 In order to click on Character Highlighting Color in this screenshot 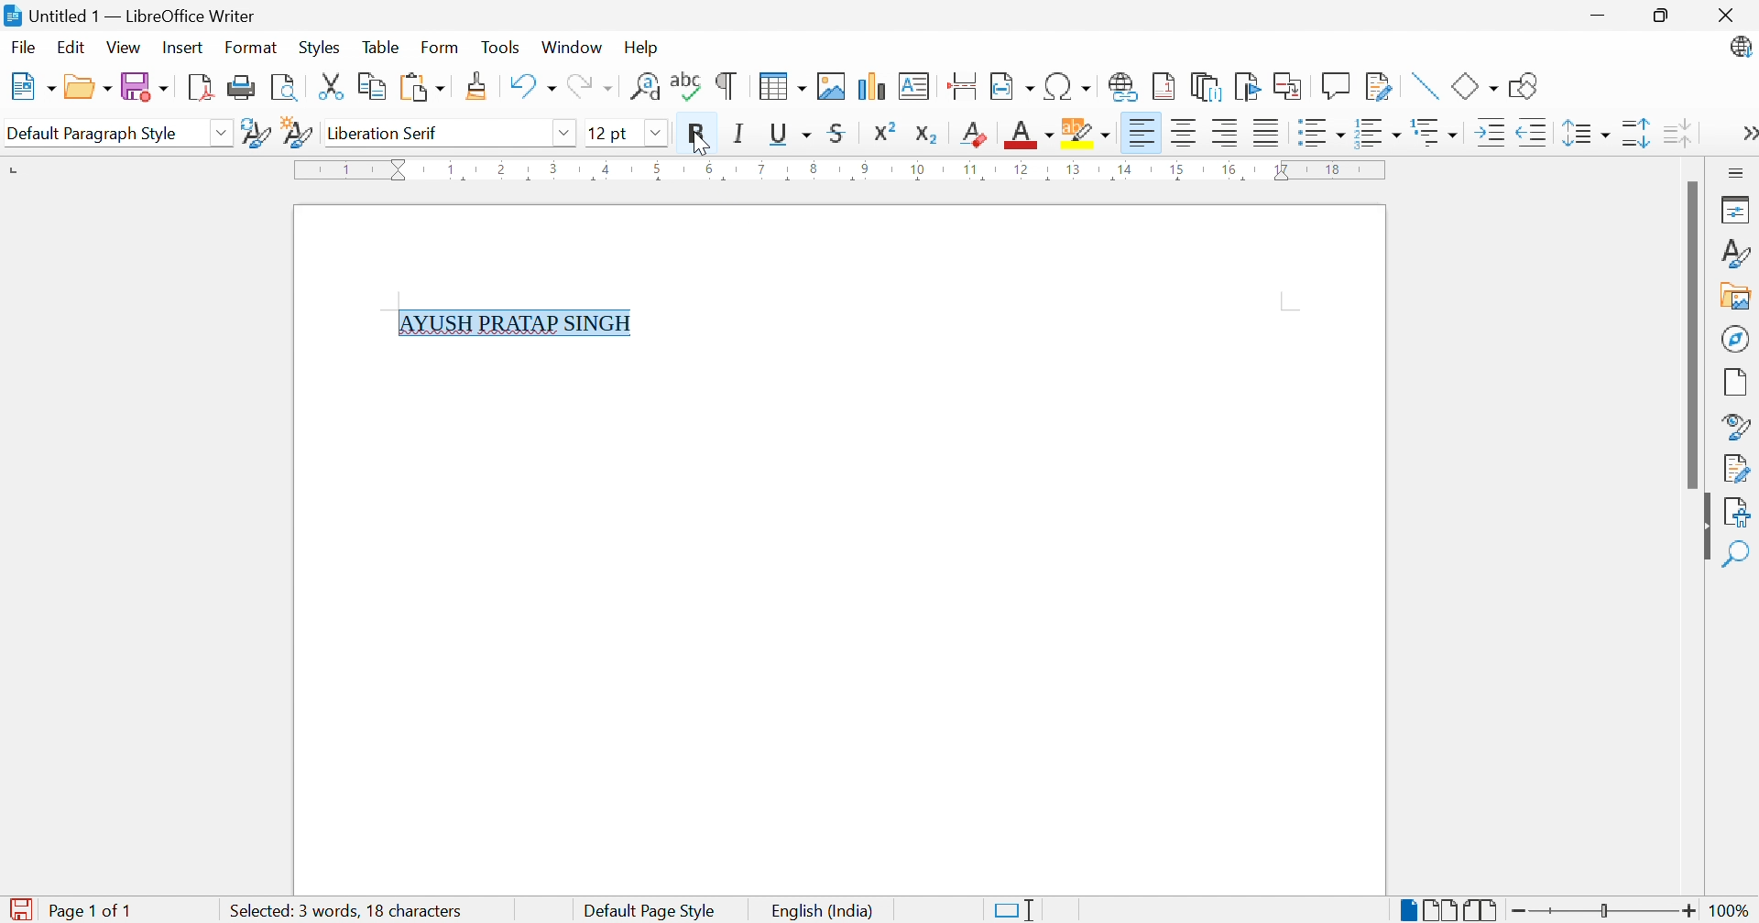, I will do `click(1087, 135)`.